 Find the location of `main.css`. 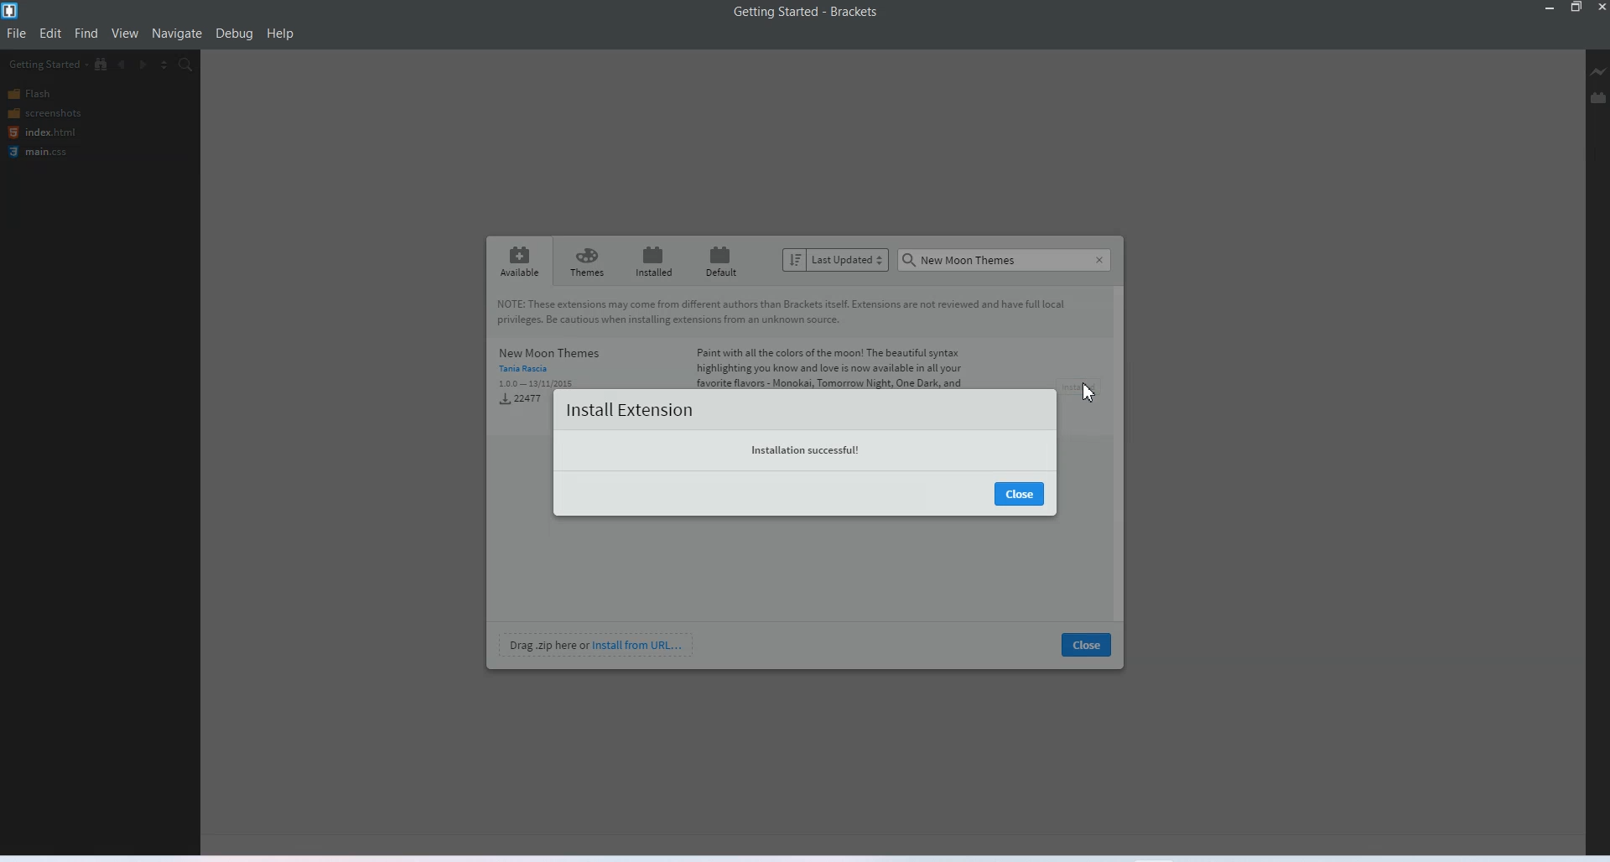

main.css is located at coordinates (40, 152).